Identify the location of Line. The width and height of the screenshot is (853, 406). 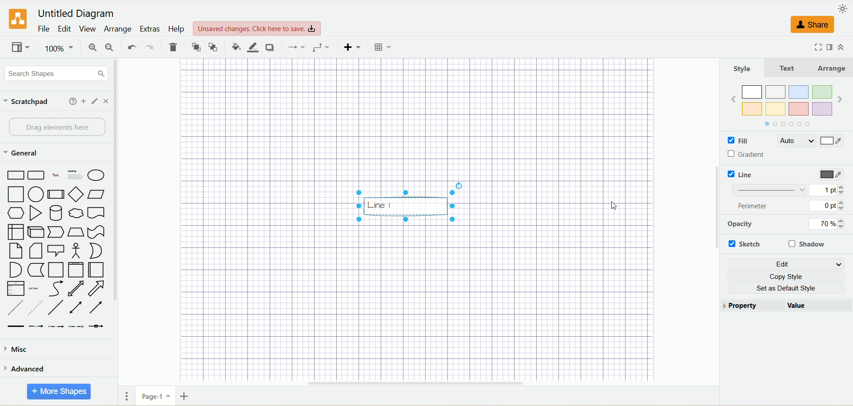
(56, 308).